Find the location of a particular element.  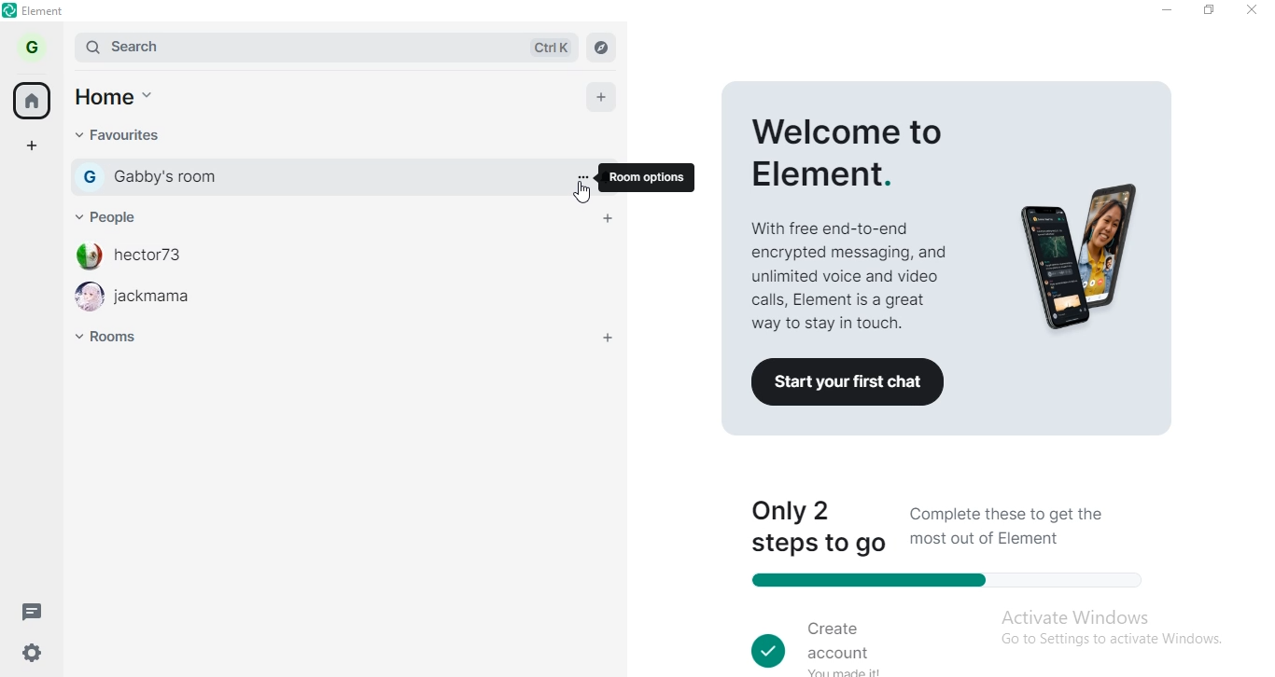

create account is located at coordinates (834, 640).